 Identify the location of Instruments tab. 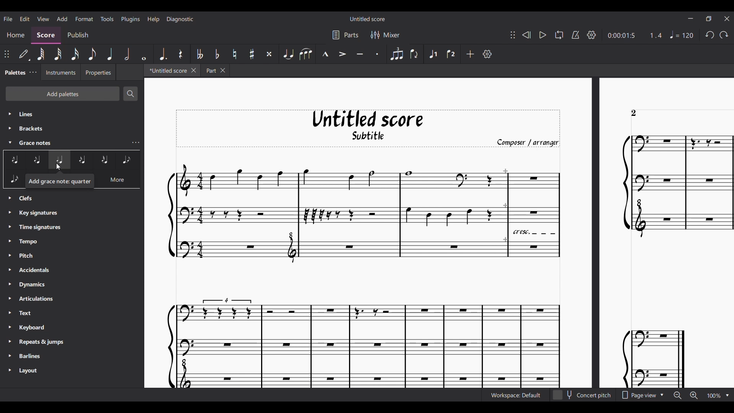
(60, 72).